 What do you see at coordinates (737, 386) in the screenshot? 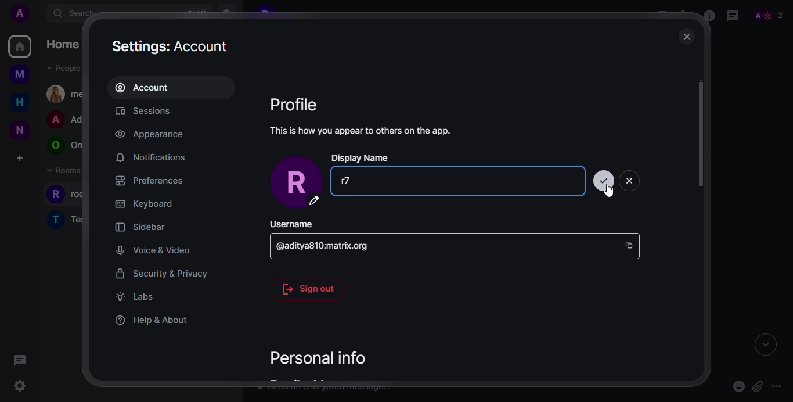
I see `emoji` at bounding box center [737, 386].